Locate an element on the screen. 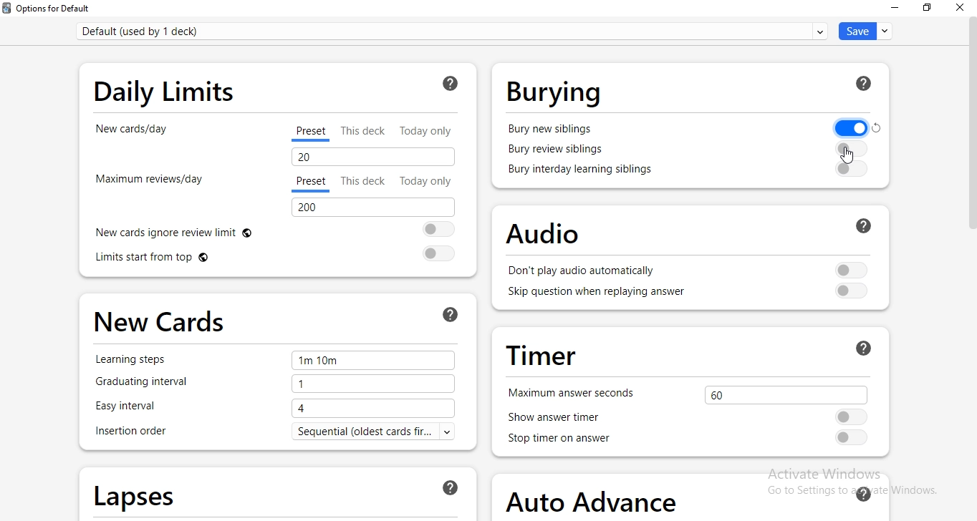  1 is located at coordinates (372, 384).